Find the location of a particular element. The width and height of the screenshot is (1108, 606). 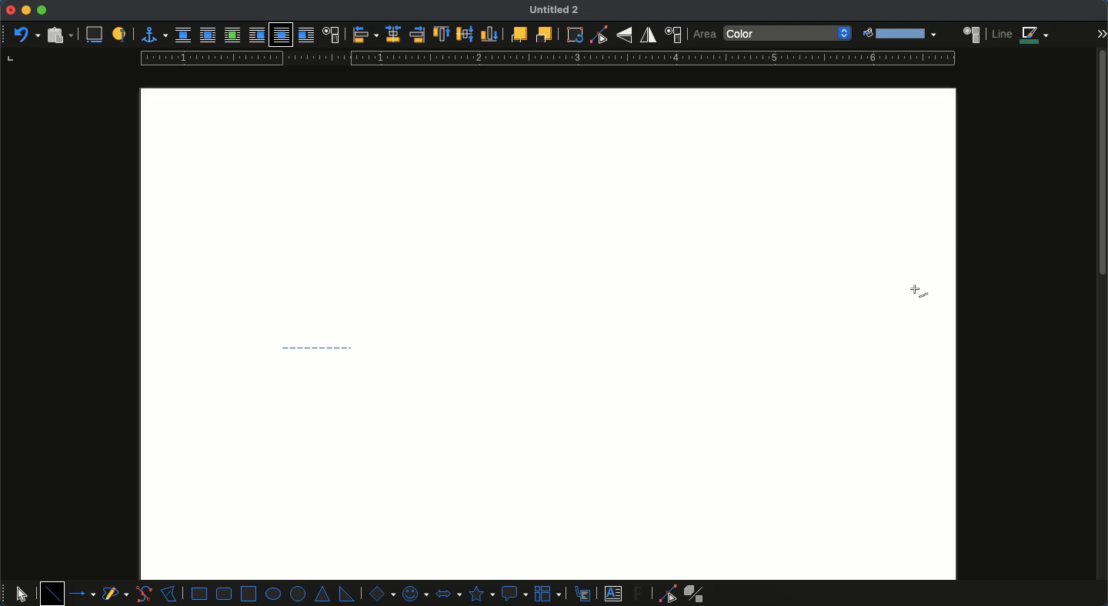

color is located at coordinates (789, 34).